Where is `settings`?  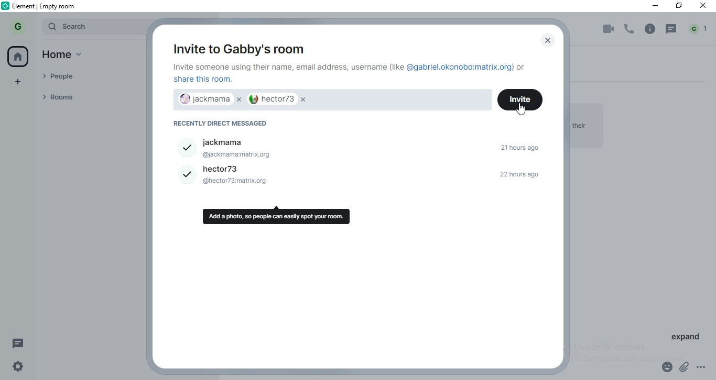
settings is located at coordinates (15, 368).